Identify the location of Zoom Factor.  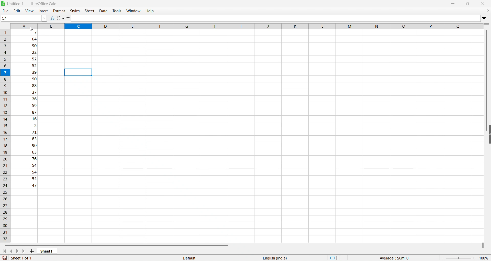
(465, 257).